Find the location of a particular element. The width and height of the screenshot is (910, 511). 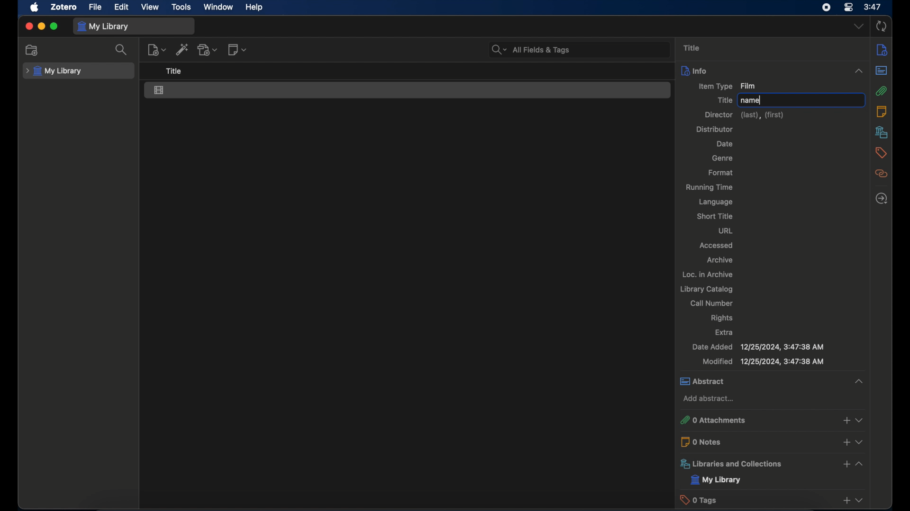

edit is located at coordinates (123, 7).